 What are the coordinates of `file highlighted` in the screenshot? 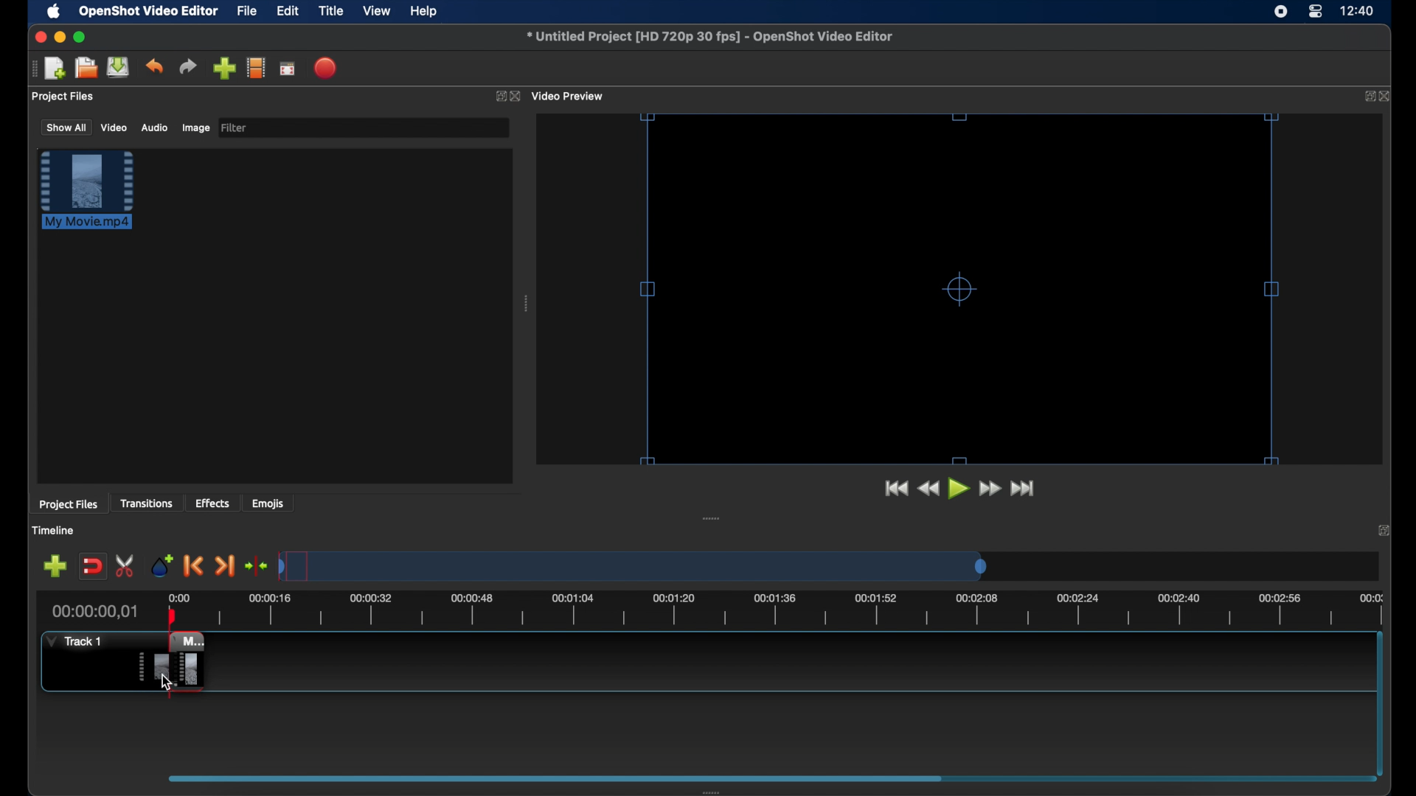 It's located at (87, 189).